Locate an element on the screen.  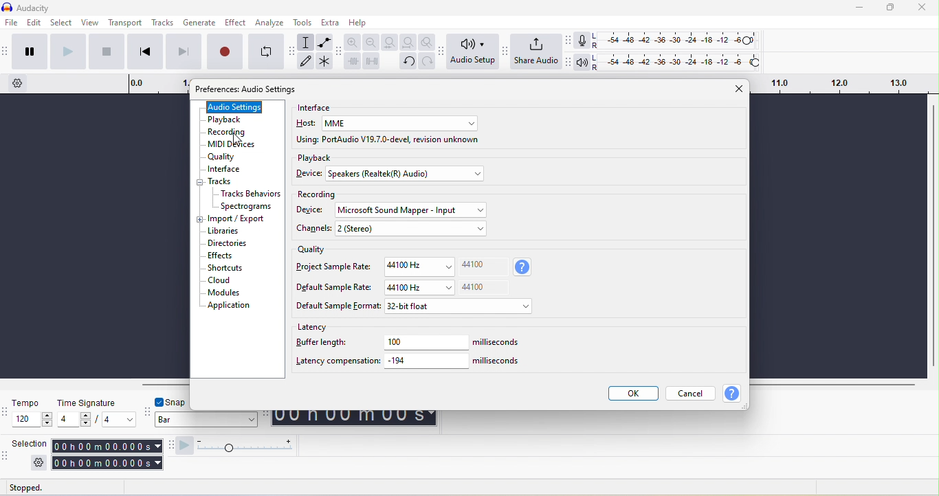
audacity edit toolbar is located at coordinates (340, 52).